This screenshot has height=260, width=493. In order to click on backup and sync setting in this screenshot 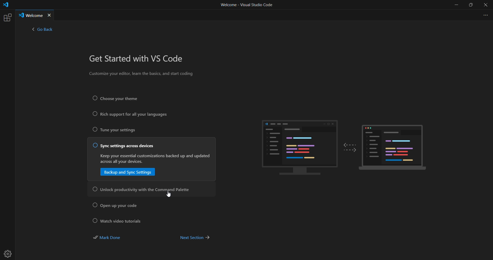, I will do `click(132, 172)`.